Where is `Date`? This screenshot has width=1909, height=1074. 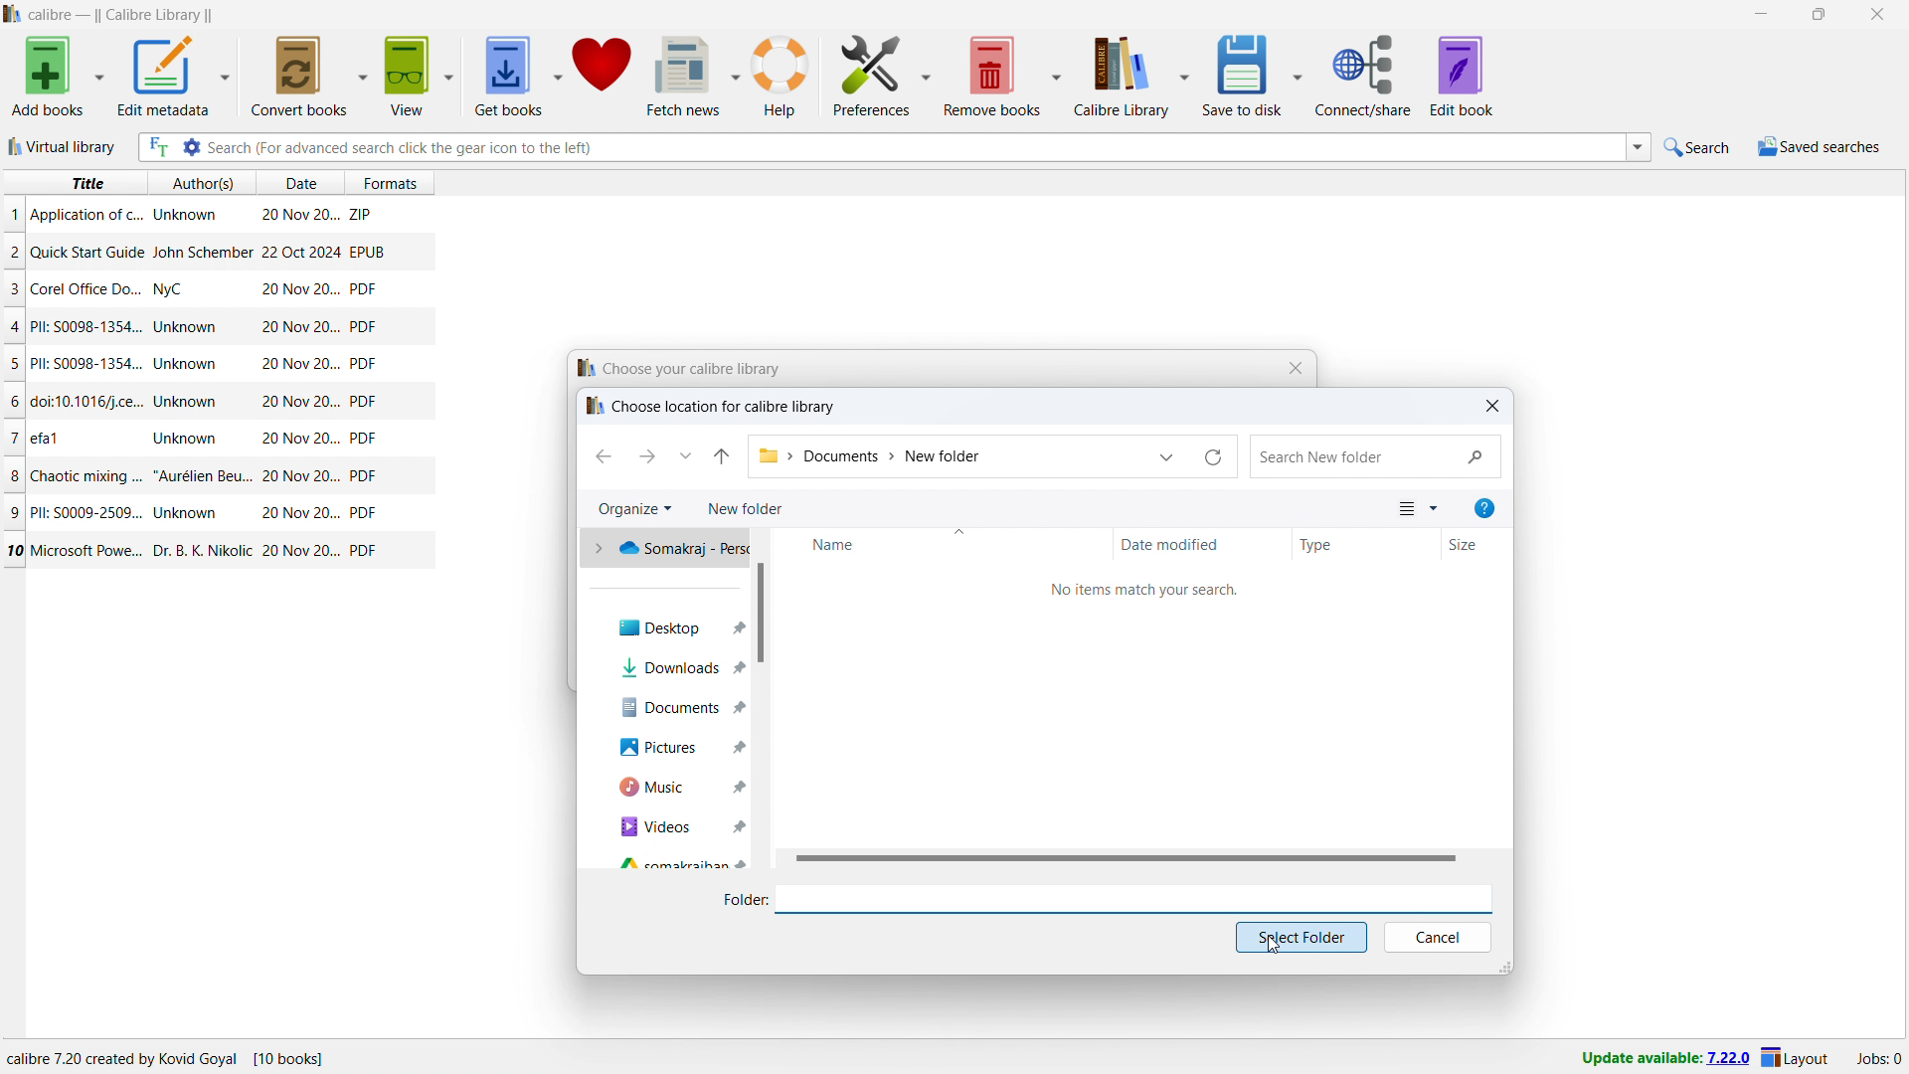 Date is located at coordinates (300, 327).